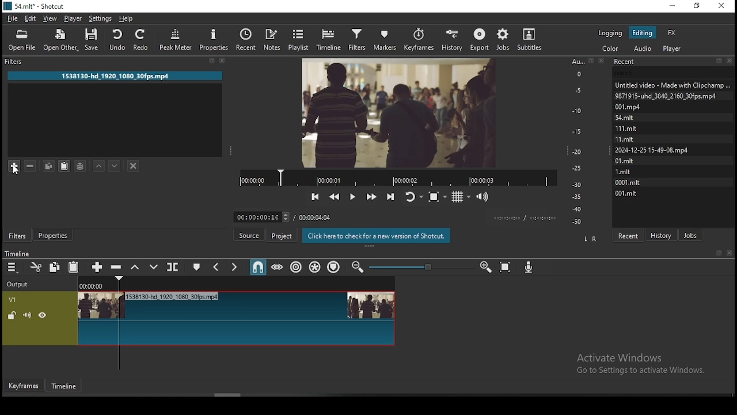 The width and height of the screenshot is (737, 415). I want to click on view, so click(51, 18).